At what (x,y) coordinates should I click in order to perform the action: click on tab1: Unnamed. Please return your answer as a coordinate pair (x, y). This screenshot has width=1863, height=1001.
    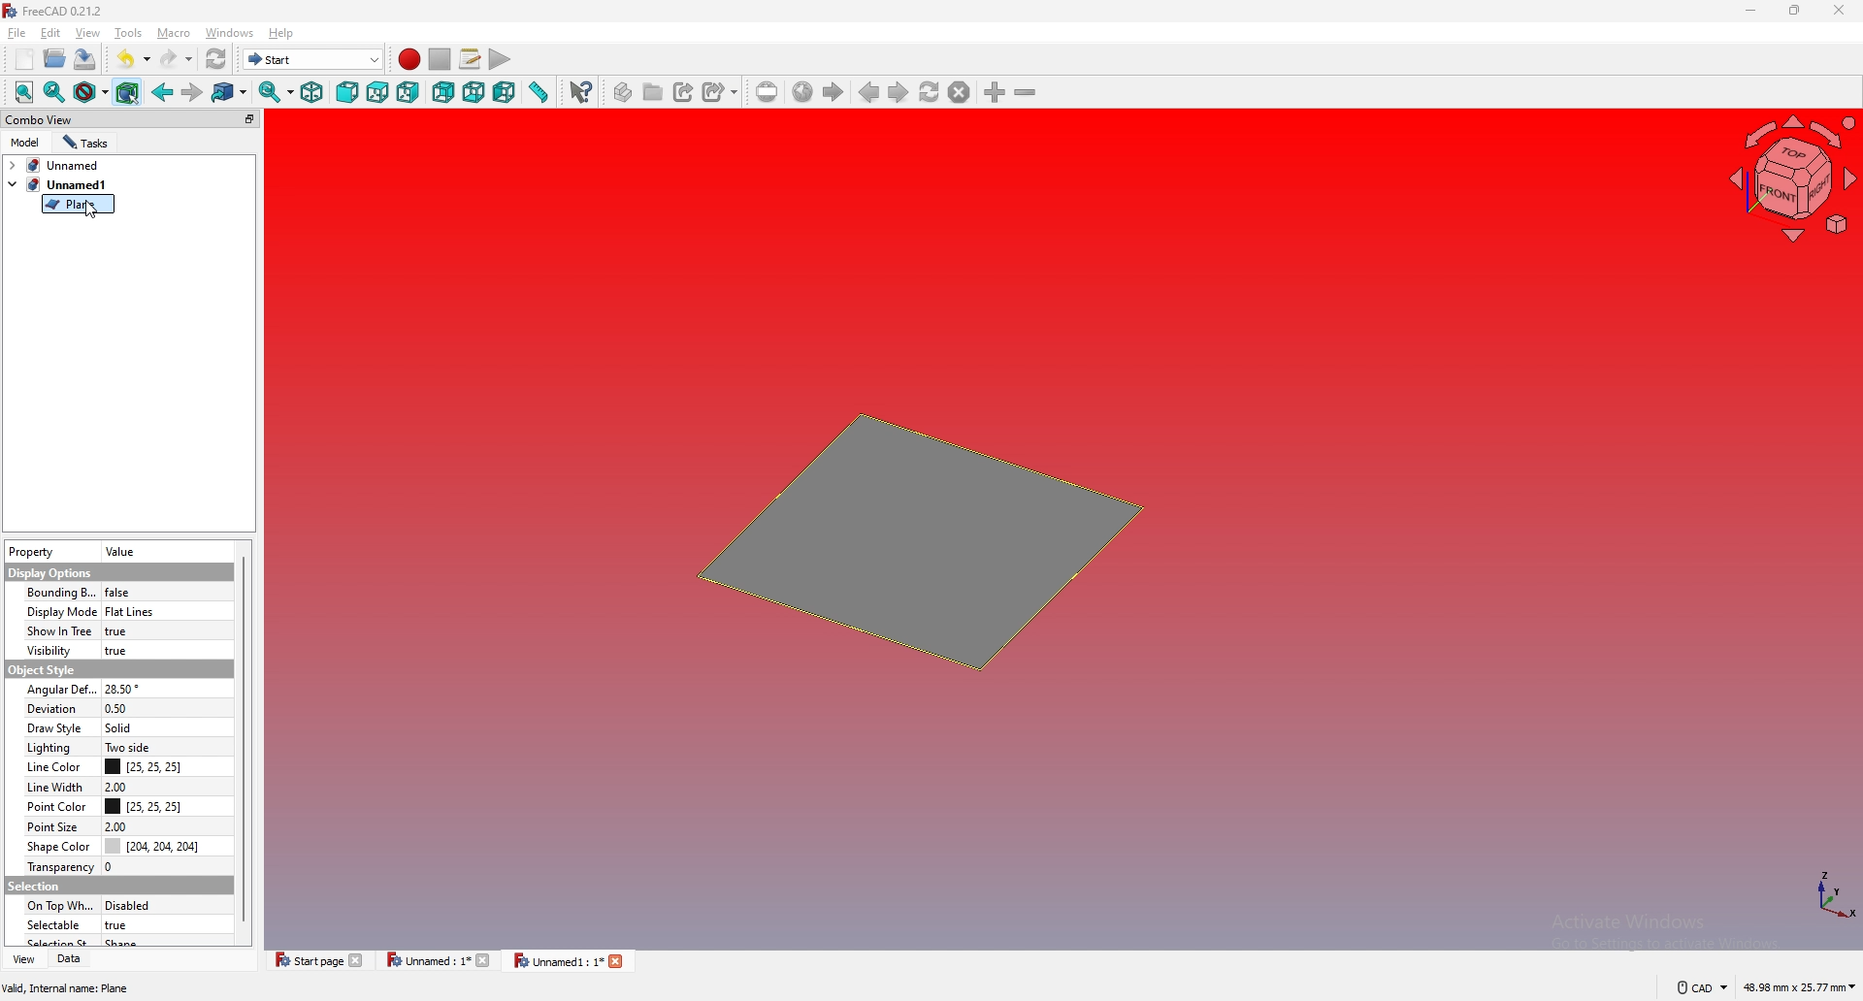
    Looking at the image, I should click on (60, 165).